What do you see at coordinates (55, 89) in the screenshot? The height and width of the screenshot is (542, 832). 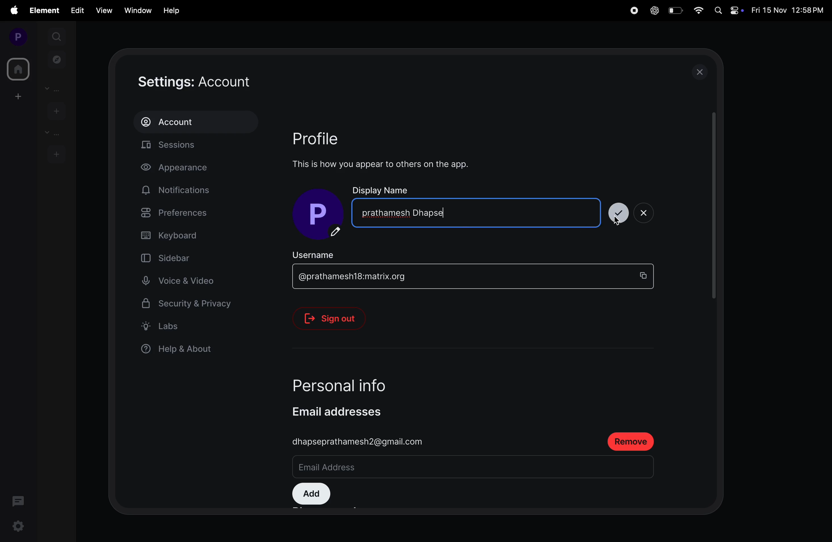 I see `people` at bounding box center [55, 89].